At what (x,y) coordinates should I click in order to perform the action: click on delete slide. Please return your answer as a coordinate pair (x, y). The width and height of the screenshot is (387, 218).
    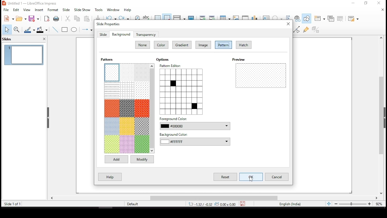
    Looking at the image, I should click on (340, 18).